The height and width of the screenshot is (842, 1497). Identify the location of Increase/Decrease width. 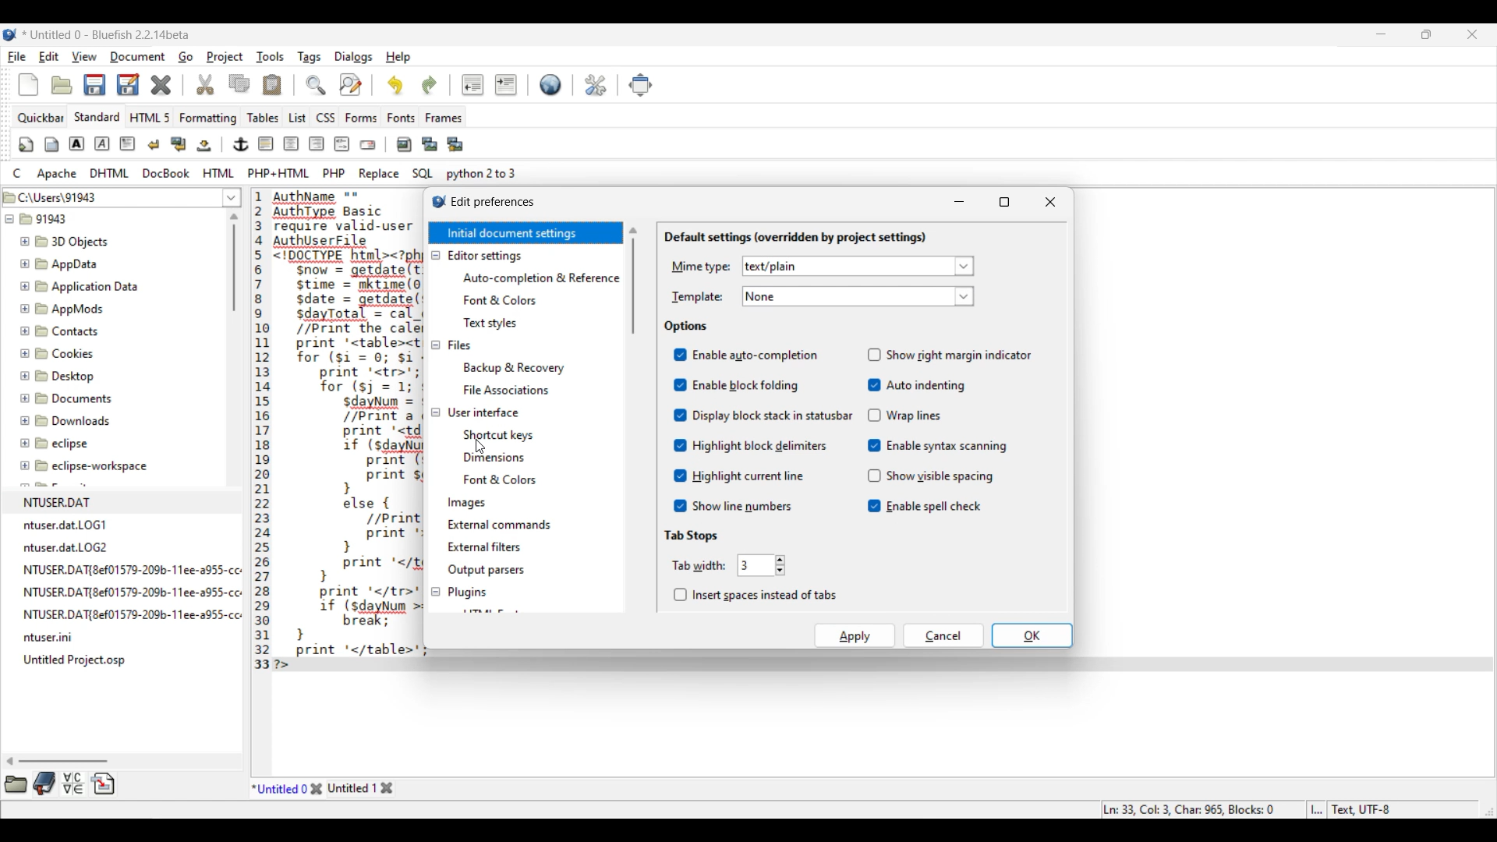
(780, 565).